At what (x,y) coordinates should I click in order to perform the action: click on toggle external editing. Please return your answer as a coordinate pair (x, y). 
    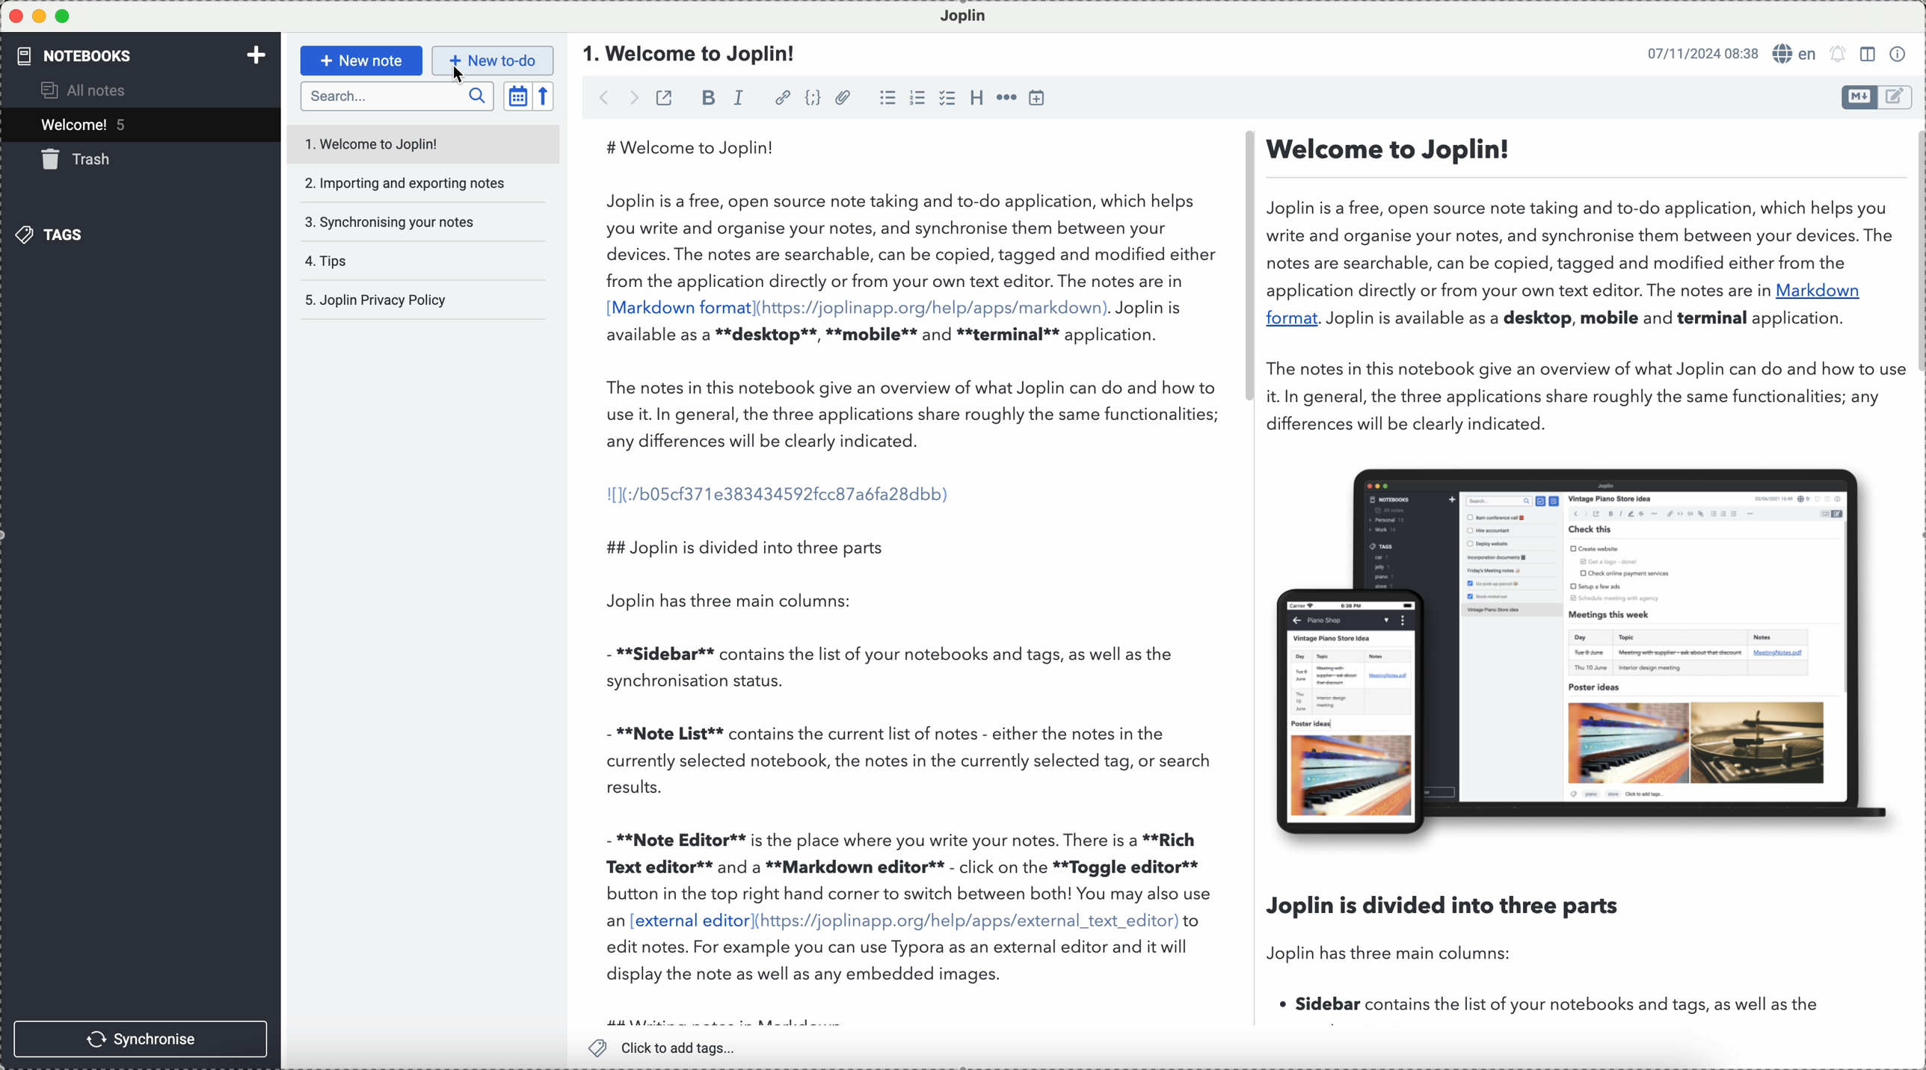
    Looking at the image, I should click on (664, 97).